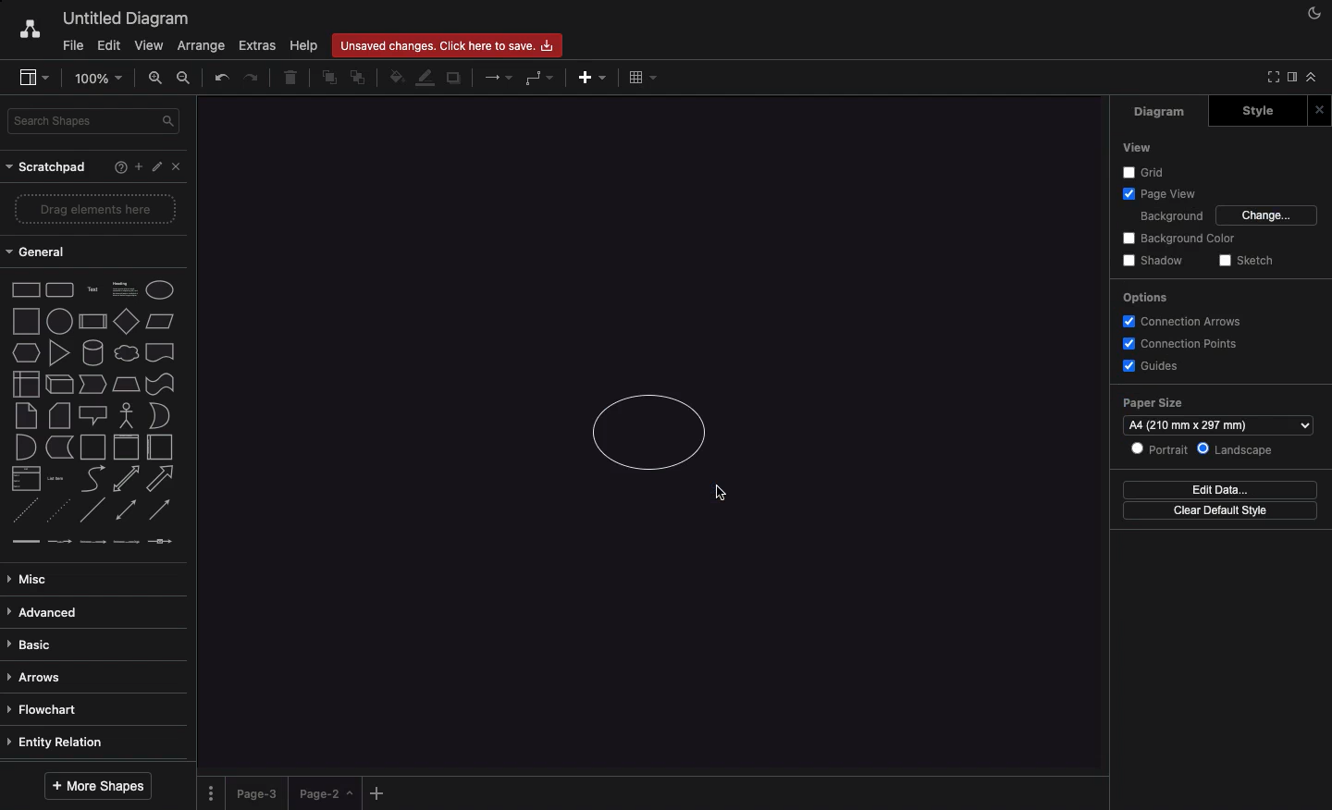 This screenshot has height=810, width=1332. Describe the element at coordinates (92, 509) in the screenshot. I see `Line` at that location.